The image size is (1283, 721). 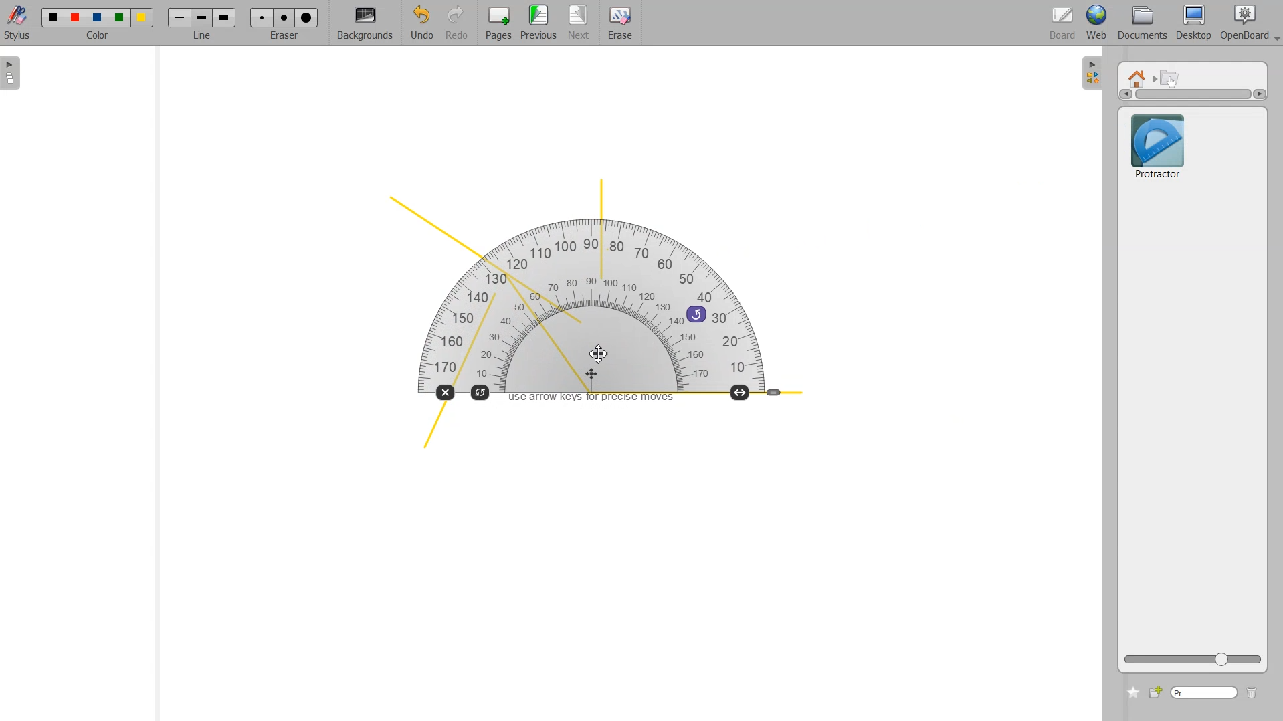 What do you see at coordinates (1155, 692) in the screenshot?
I see `Add new file` at bounding box center [1155, 692].